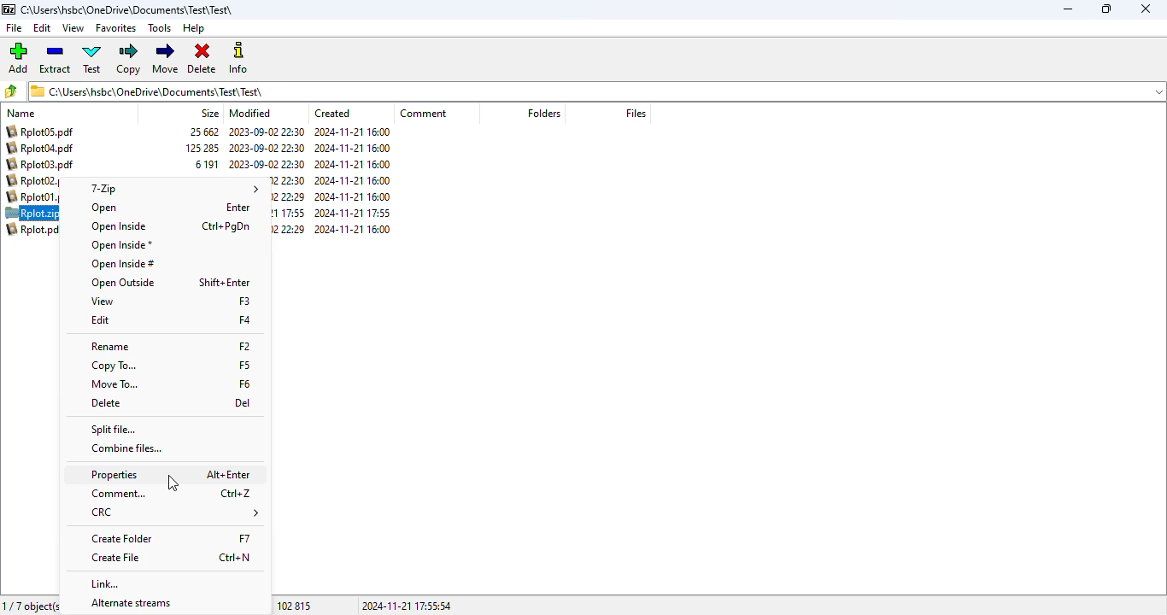 Image resolution: width=1167 pixels, height=615 pixels. Describe the element at coordinates (122, 539) in the screenshot. I see `create folder` at that location.